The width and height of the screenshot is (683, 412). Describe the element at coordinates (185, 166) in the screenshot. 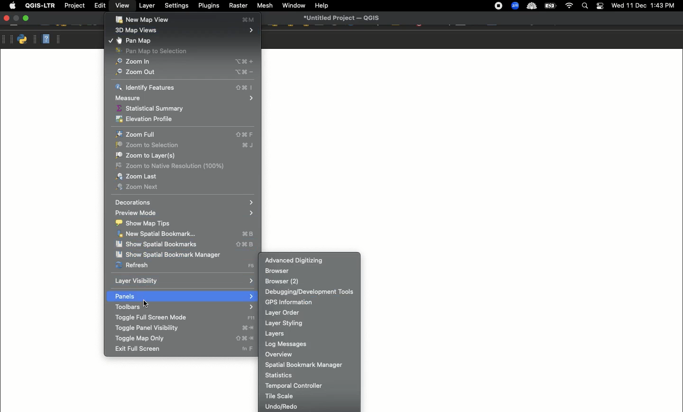

I see `Zoom to native resolution` at that location.